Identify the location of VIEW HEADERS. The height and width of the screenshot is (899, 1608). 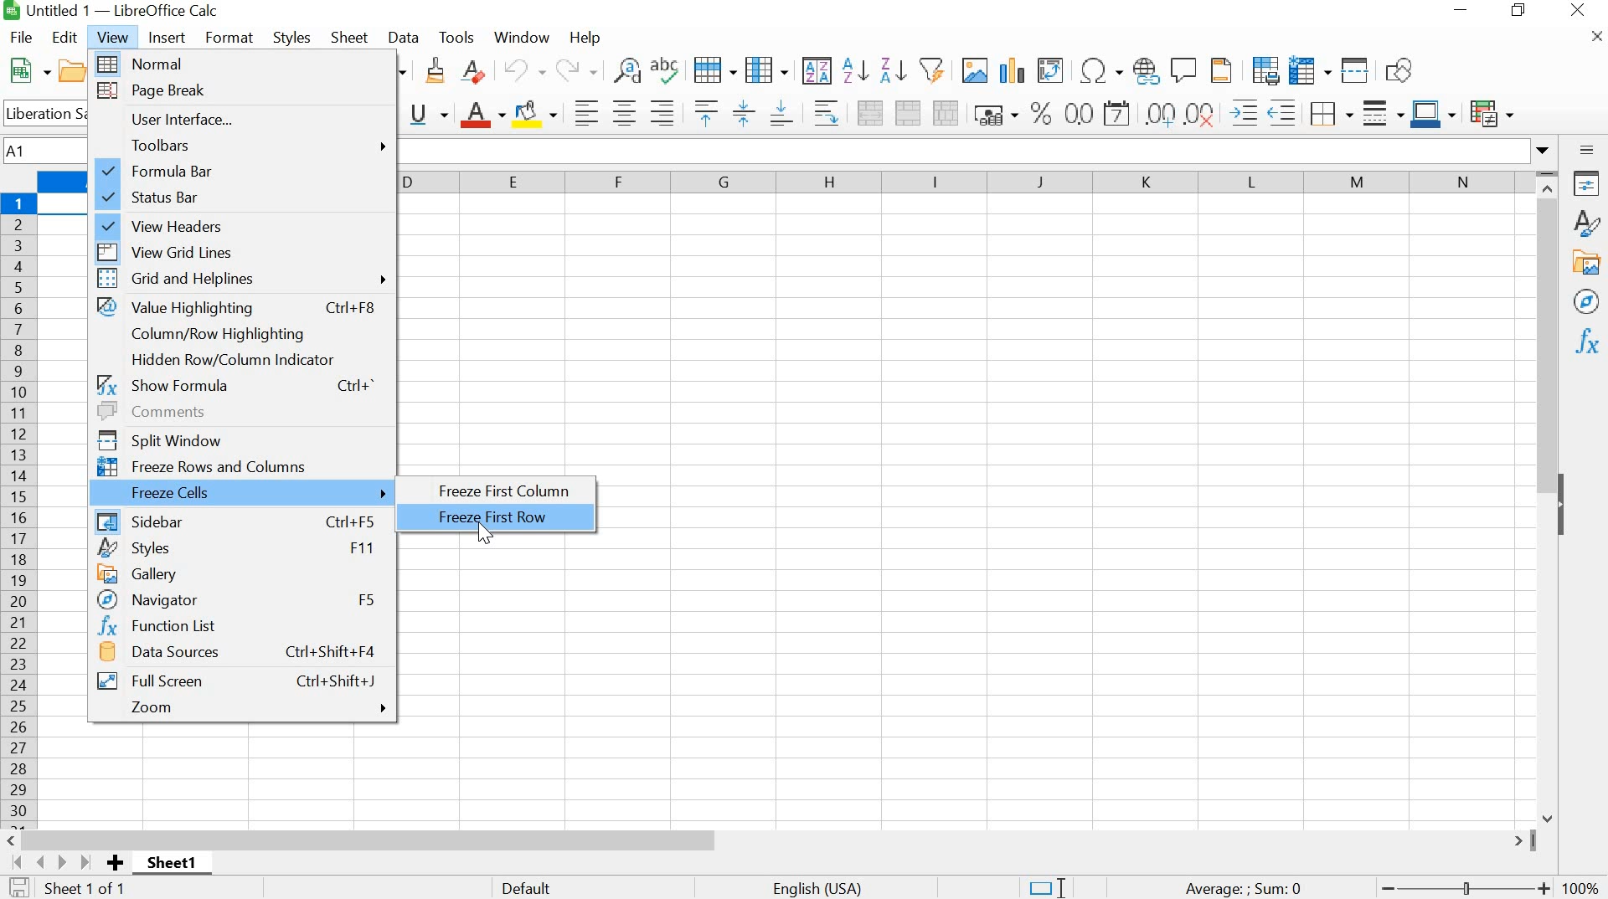
(244, 223).